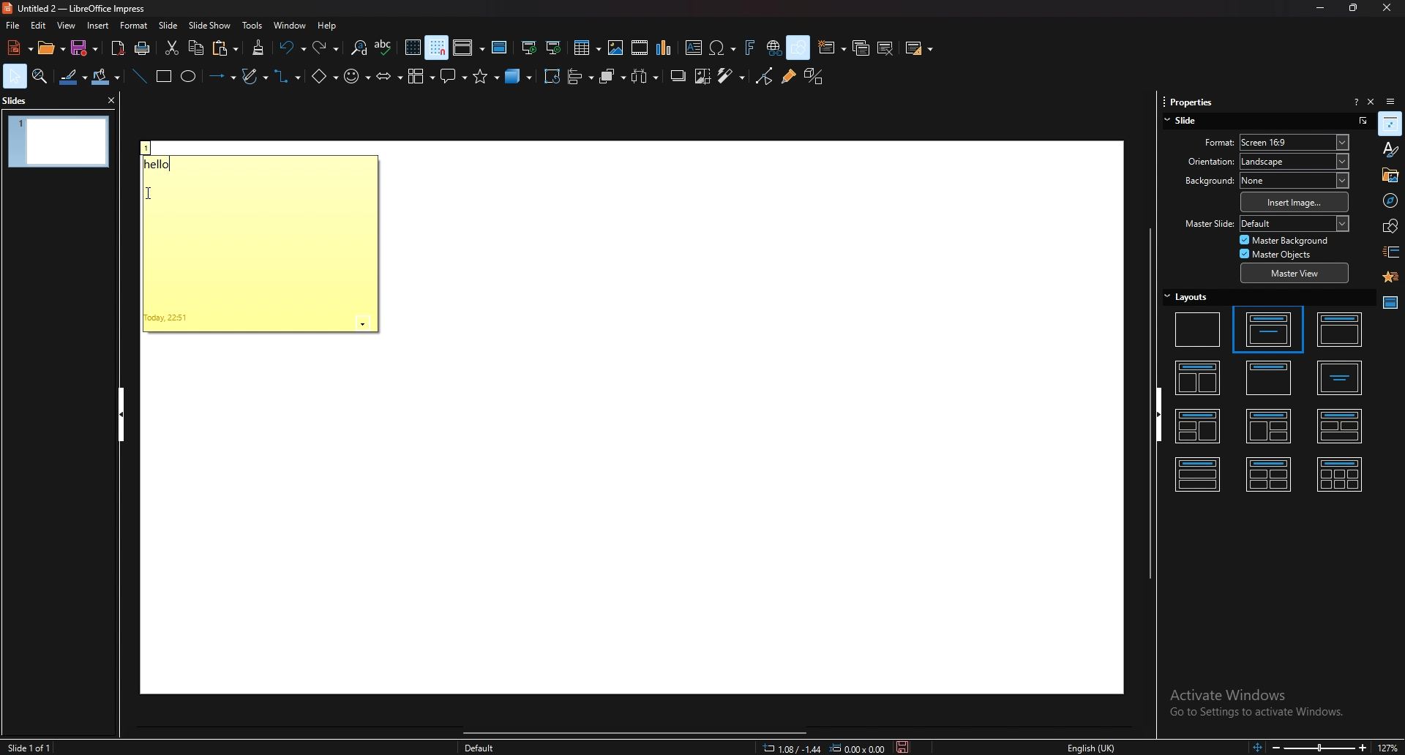 This screenshot has width=1405, height=755. I want to click on title, content and 2 content, so click(1269, 426).